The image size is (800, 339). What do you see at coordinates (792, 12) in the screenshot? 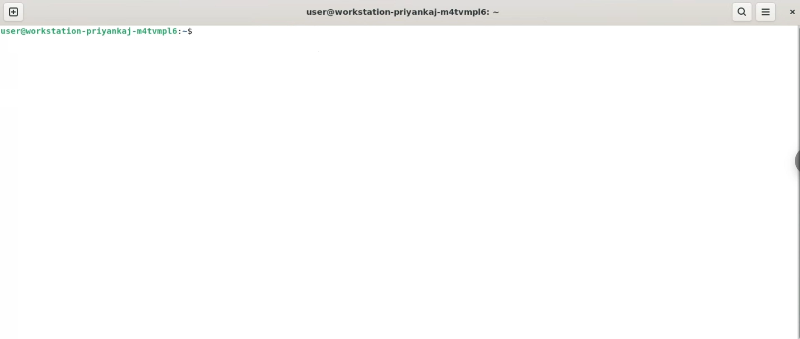
I see `close` at bounding box center [792, 12].